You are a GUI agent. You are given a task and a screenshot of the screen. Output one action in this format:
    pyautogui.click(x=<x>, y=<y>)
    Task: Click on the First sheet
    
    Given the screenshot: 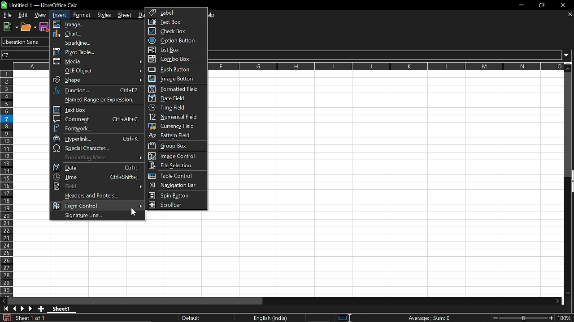 What is the action you would take?
    pyautogui.click(x=4, y=309)
    